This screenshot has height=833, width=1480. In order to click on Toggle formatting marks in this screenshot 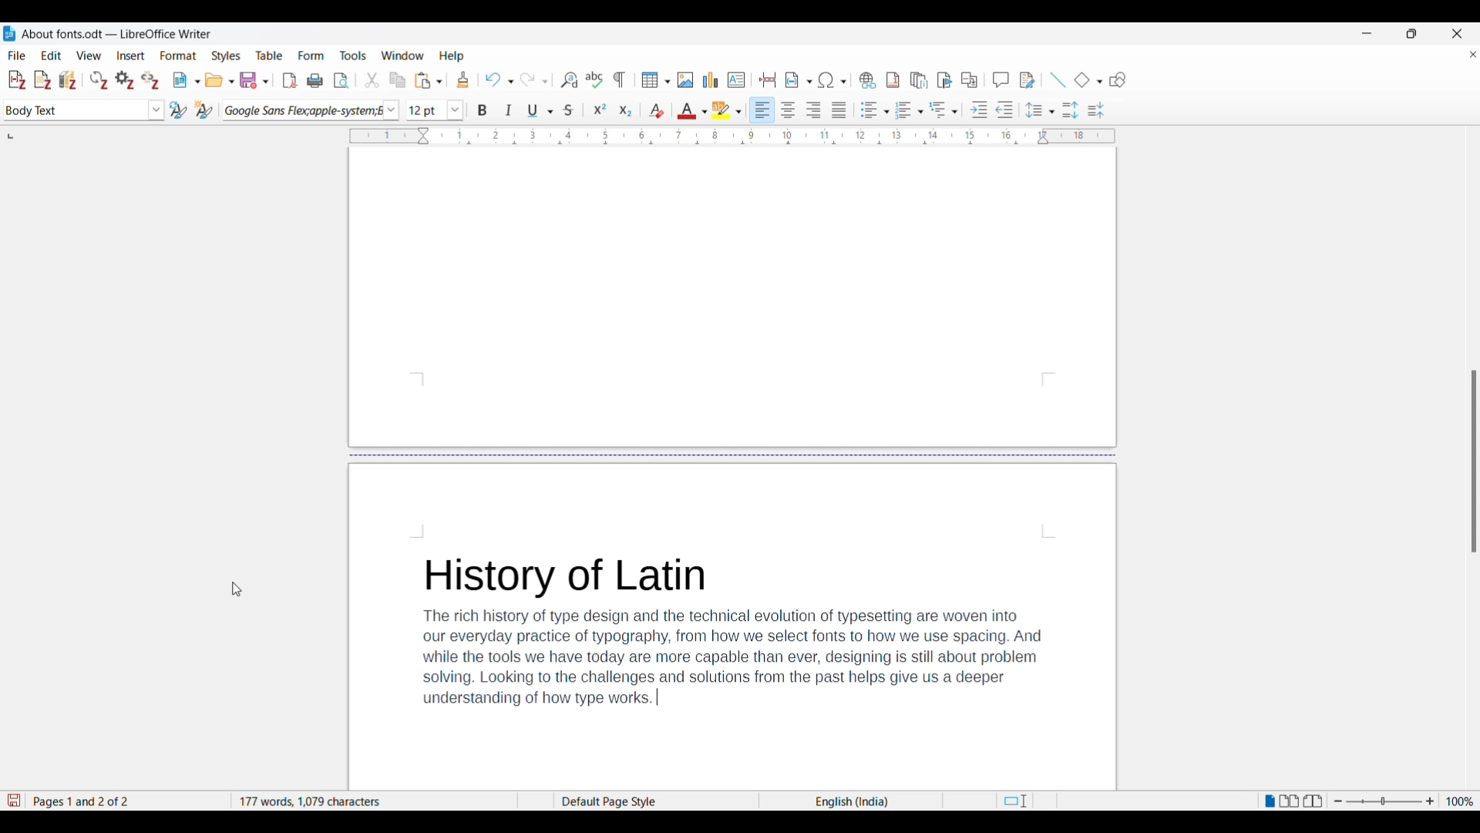, I will do `click(620, 79)`.